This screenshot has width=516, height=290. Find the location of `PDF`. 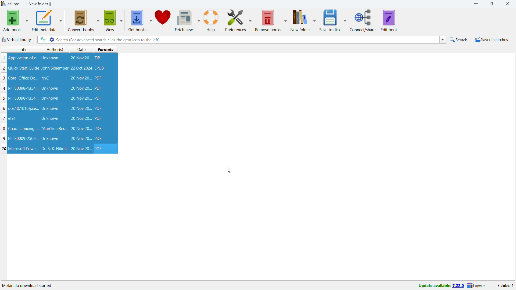

PDF is located at coordinates (100, 148).